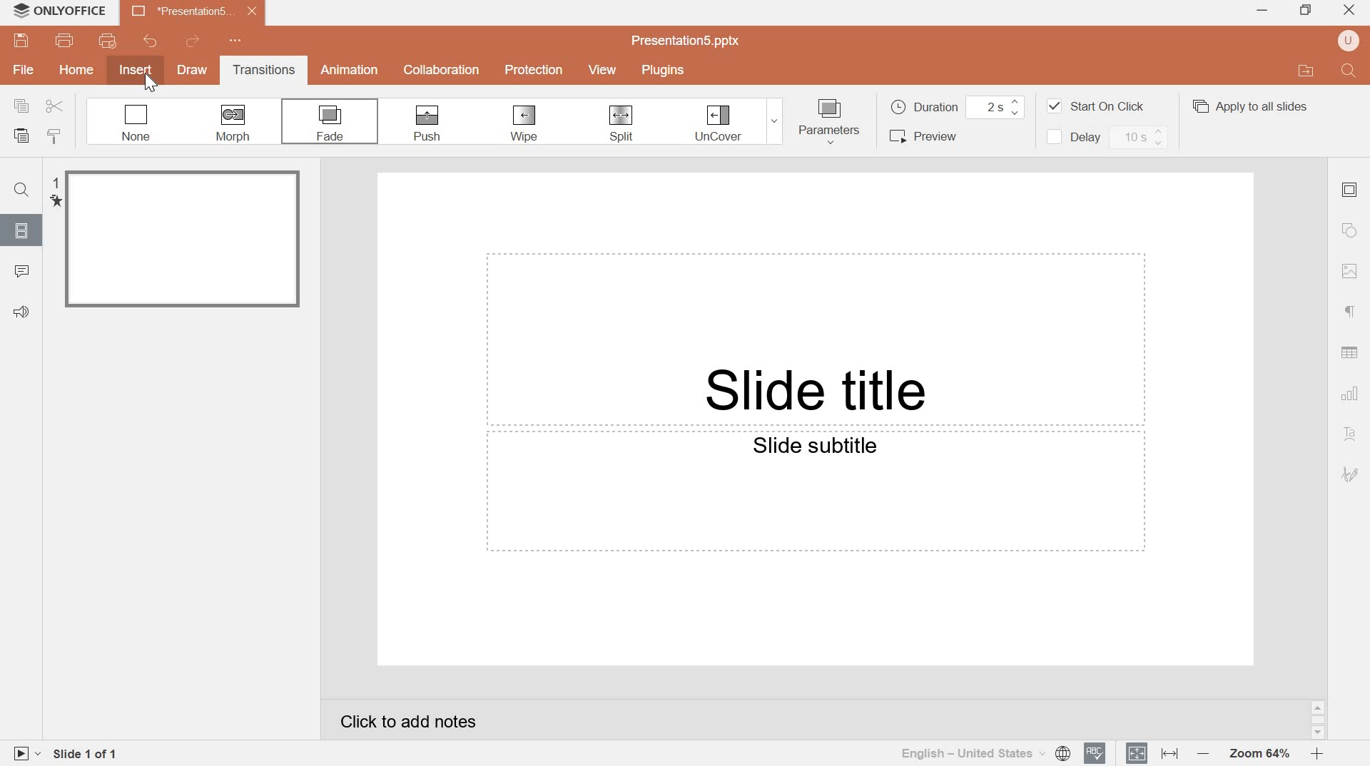 The image size is (1370, 766). Describe the element at coordinates (331, 121) in the screenshot. I see `Fade` at that location.